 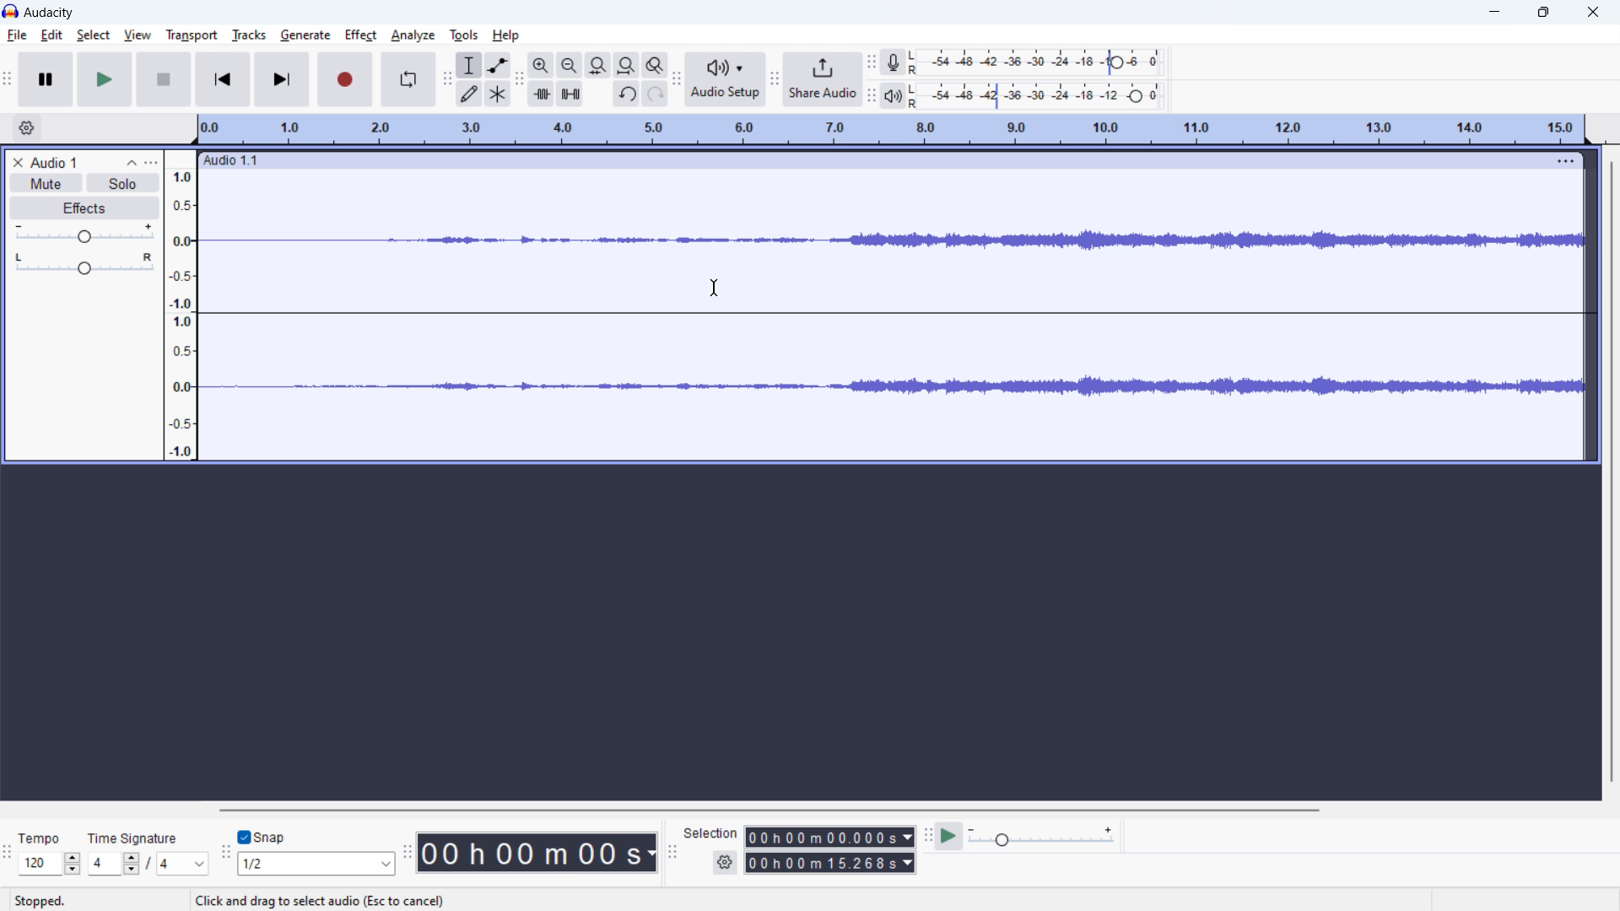 What do you see at coordinates (135, 834) in the screenshot?
I see `Time Signature` at bounding box center [135, 834].